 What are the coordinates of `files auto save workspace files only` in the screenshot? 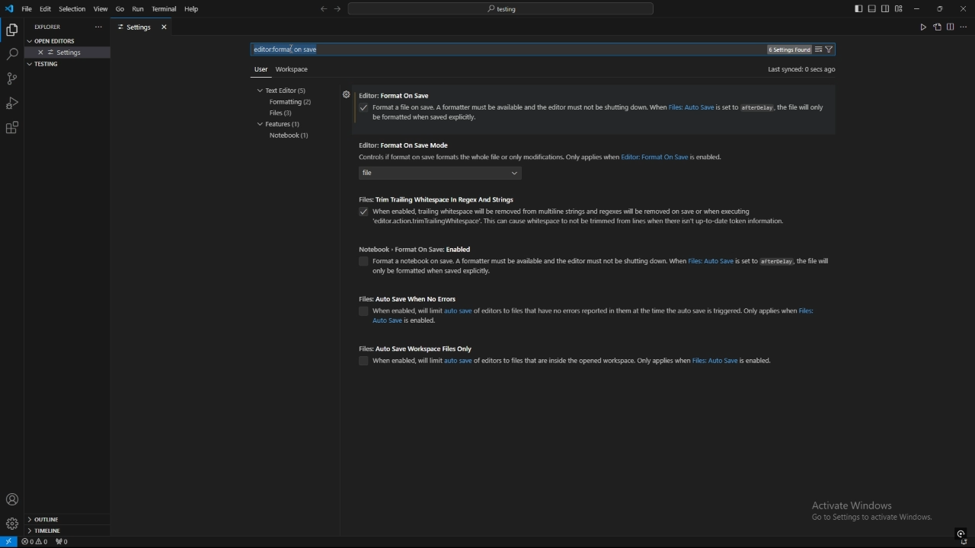 It's located at (570, 347).